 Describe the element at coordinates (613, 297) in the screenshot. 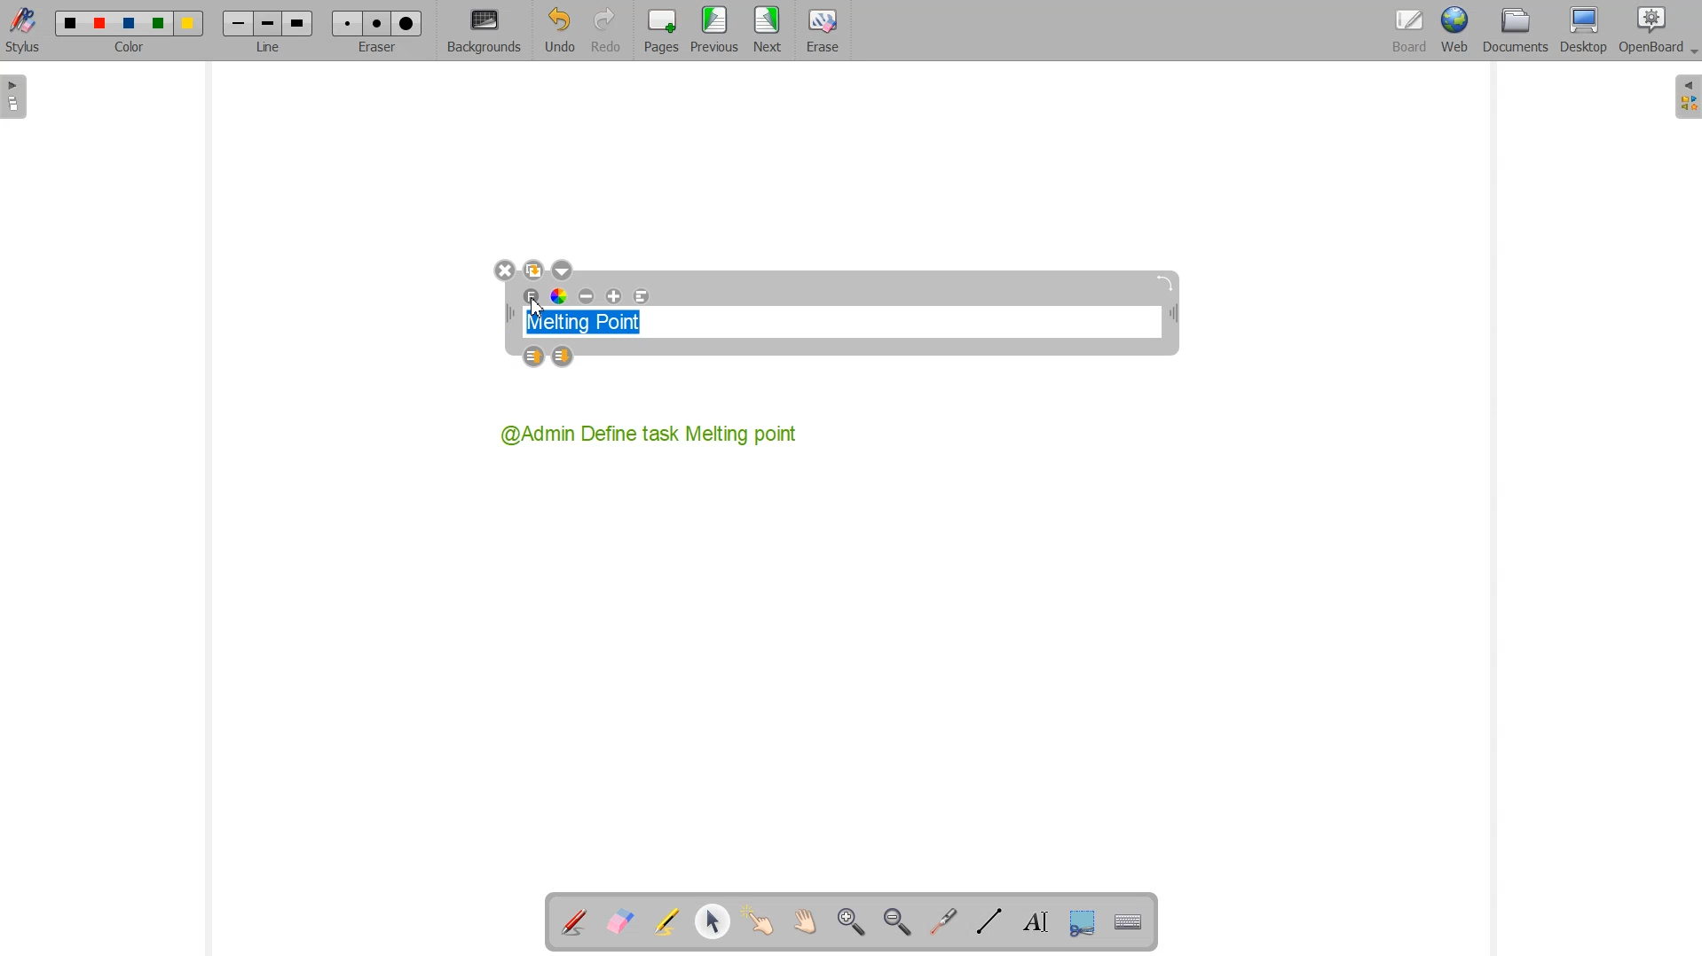

I see `Maximize text size` at that location.